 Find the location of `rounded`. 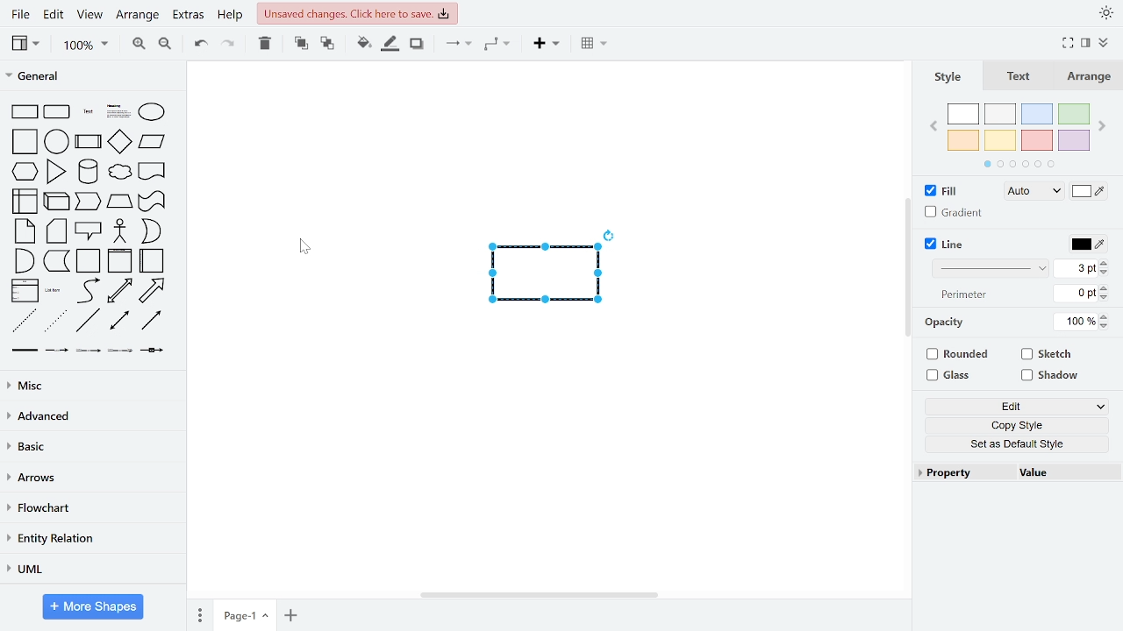

rounded is located at coordinates (961, 355).